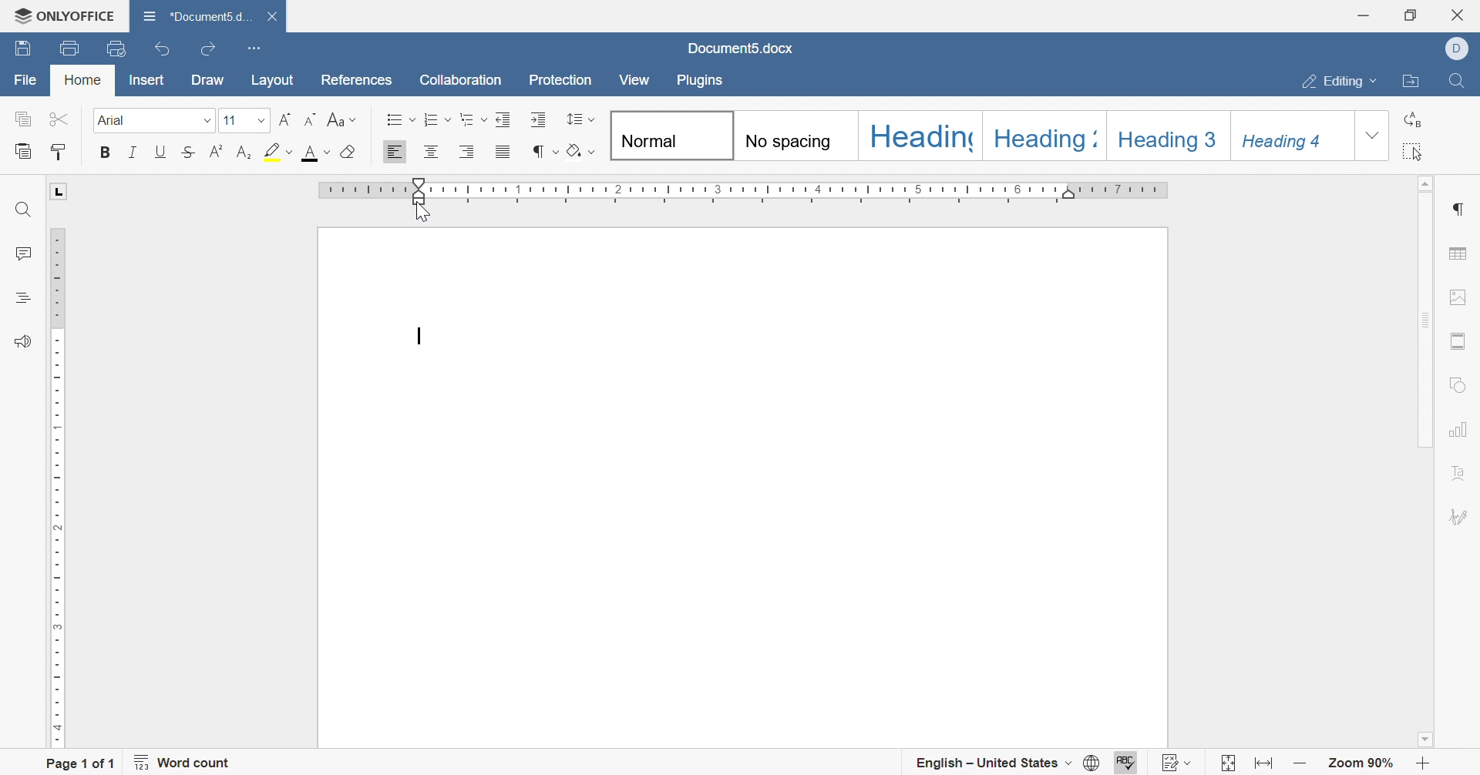  Describe the element at coordinates (1461, 516) in the screenshot. I see `signature settings` at that location.